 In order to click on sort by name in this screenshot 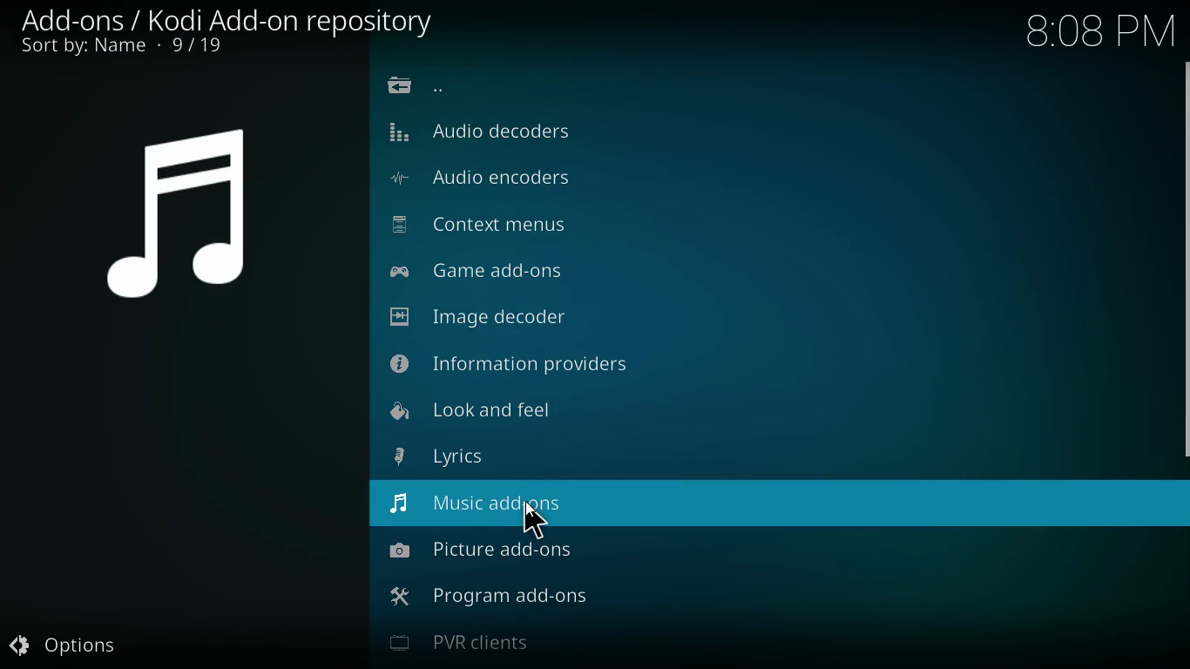, I will do `click(130, 46)`.